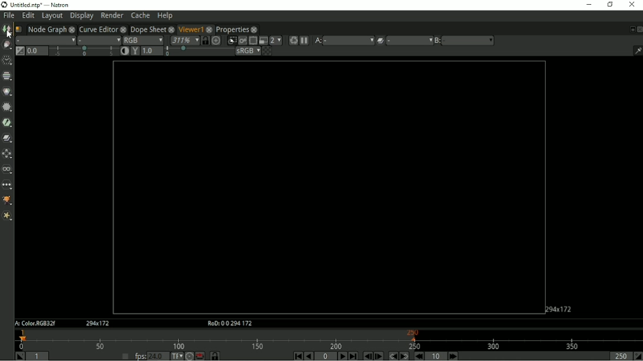  What do you see at coordinates (7, 201) in the screenshot?
I see `GMIC` at bounding box center [7, 201].